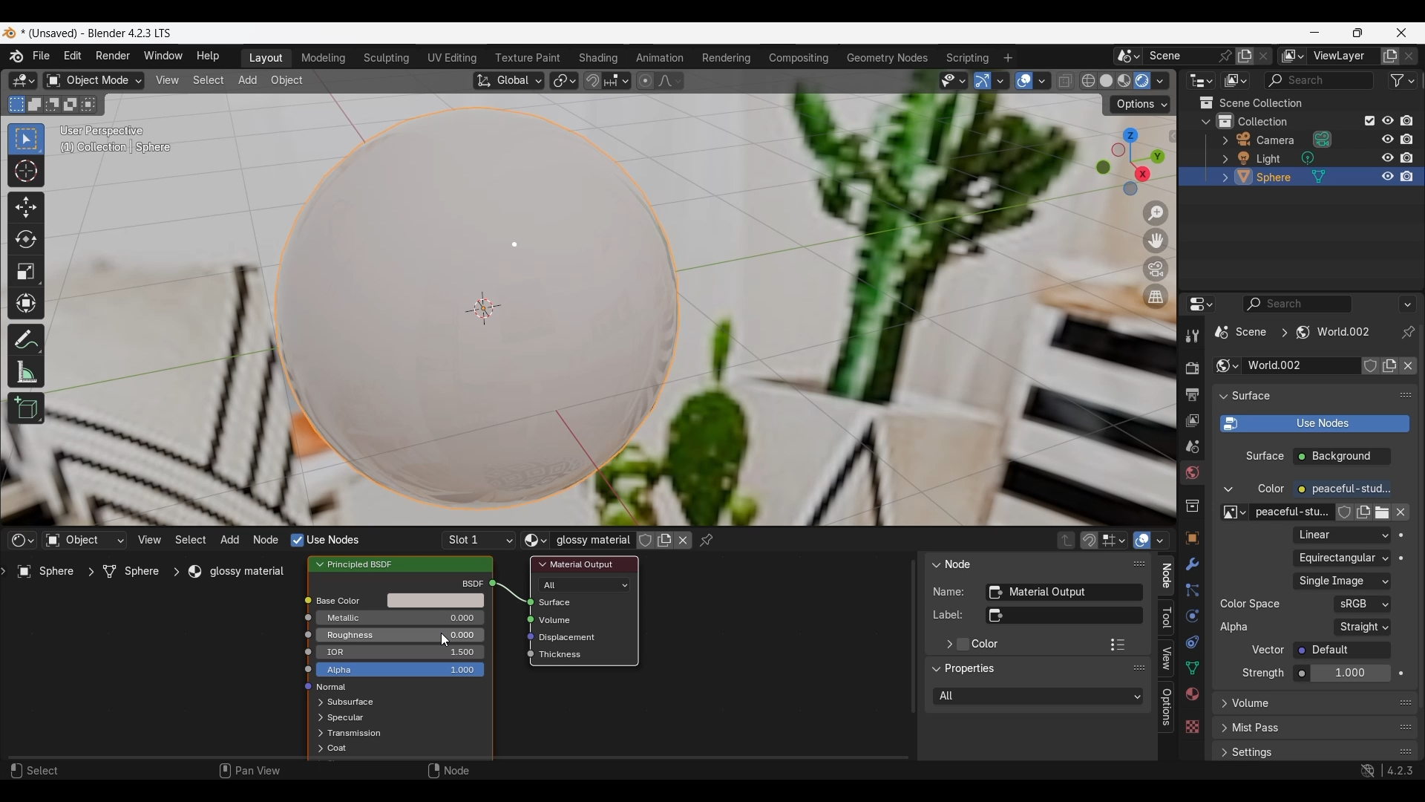  What do you see at coordinates (436, 601) in the screenshot?
I see `Base color options` at bounding box center [436, 601].